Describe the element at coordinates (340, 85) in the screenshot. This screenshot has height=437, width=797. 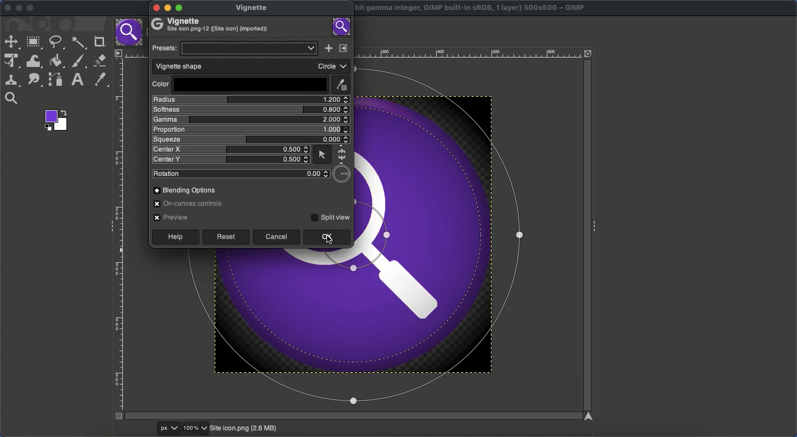
I see `Color picker` at that location.